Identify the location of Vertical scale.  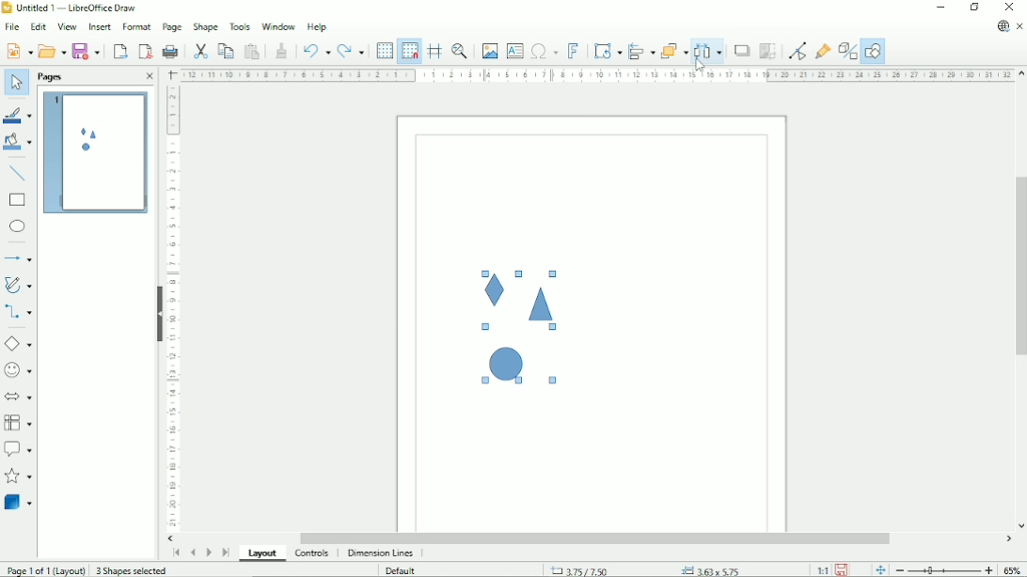
(173, 308).